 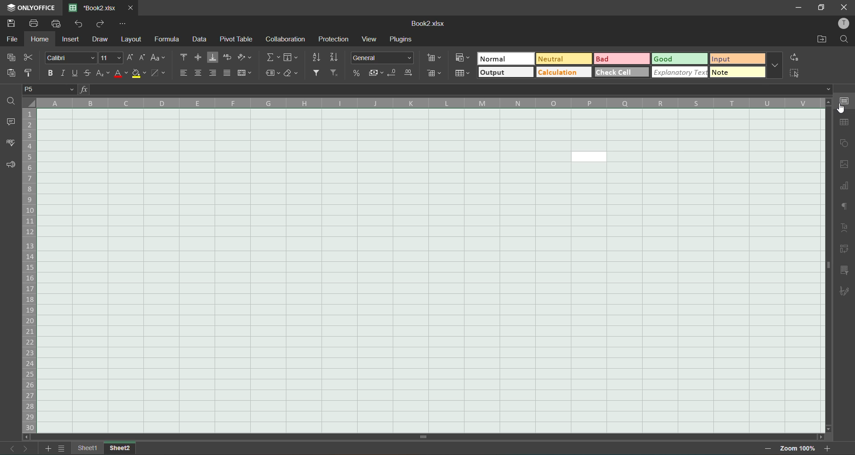 What do you see at coordinates (678, 72) in the screenshot?
I see `explanatoy text` at bounding box center [678, 72].